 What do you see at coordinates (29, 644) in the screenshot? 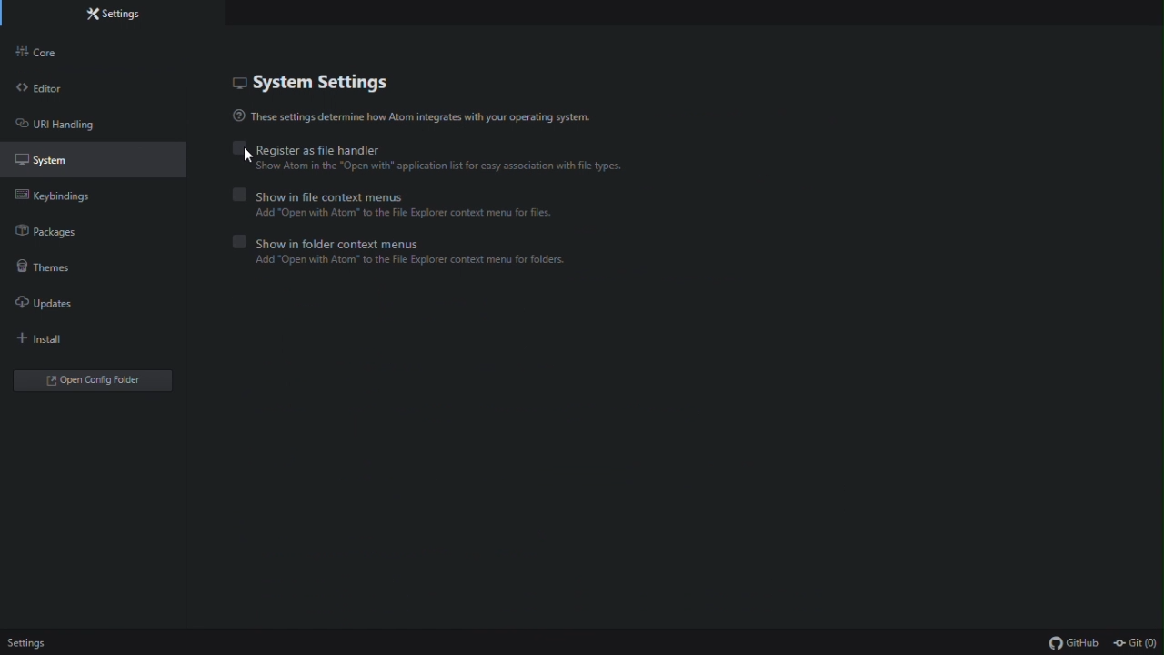
I see `settings` at bounding box center [29, 644].